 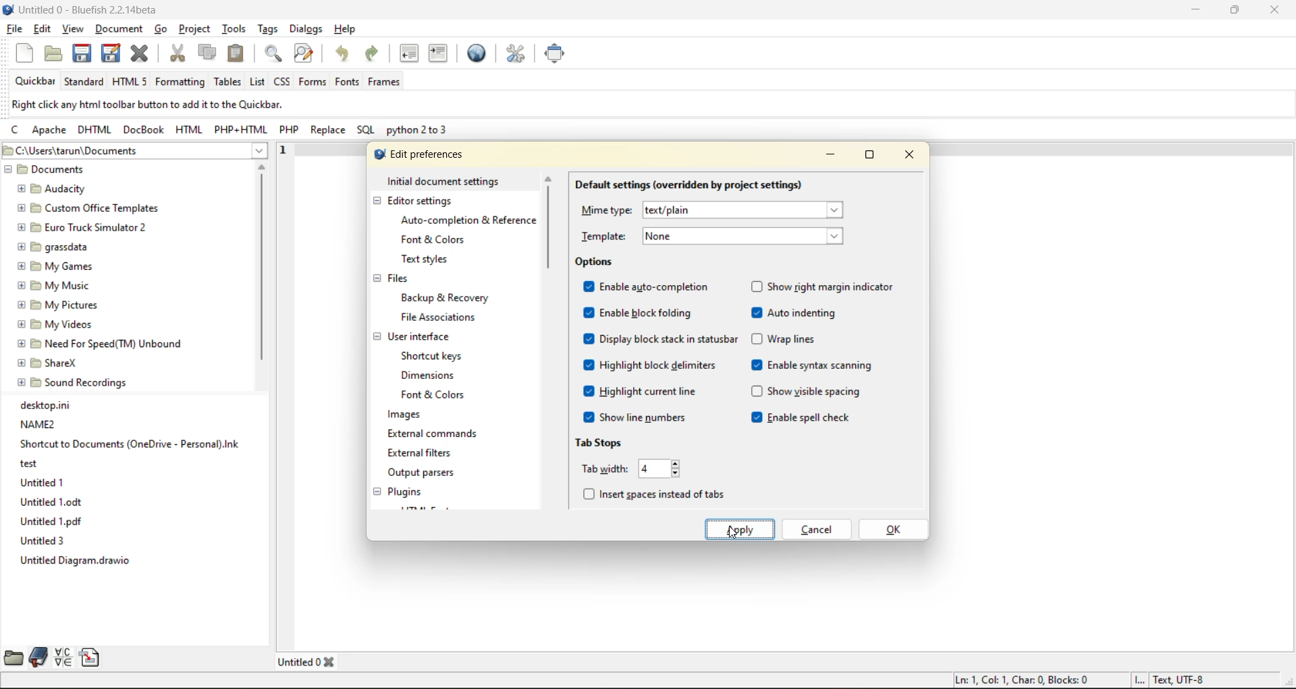 What do you see at coordinates (80, 227) in the screenshot?
I see `# [9 Euro Truck Simulator 2` at bounding box center [80, 227].